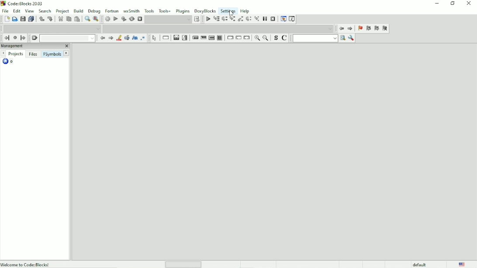 The image size is (477, 268). I want to click on Plugins, so click(183, 11).